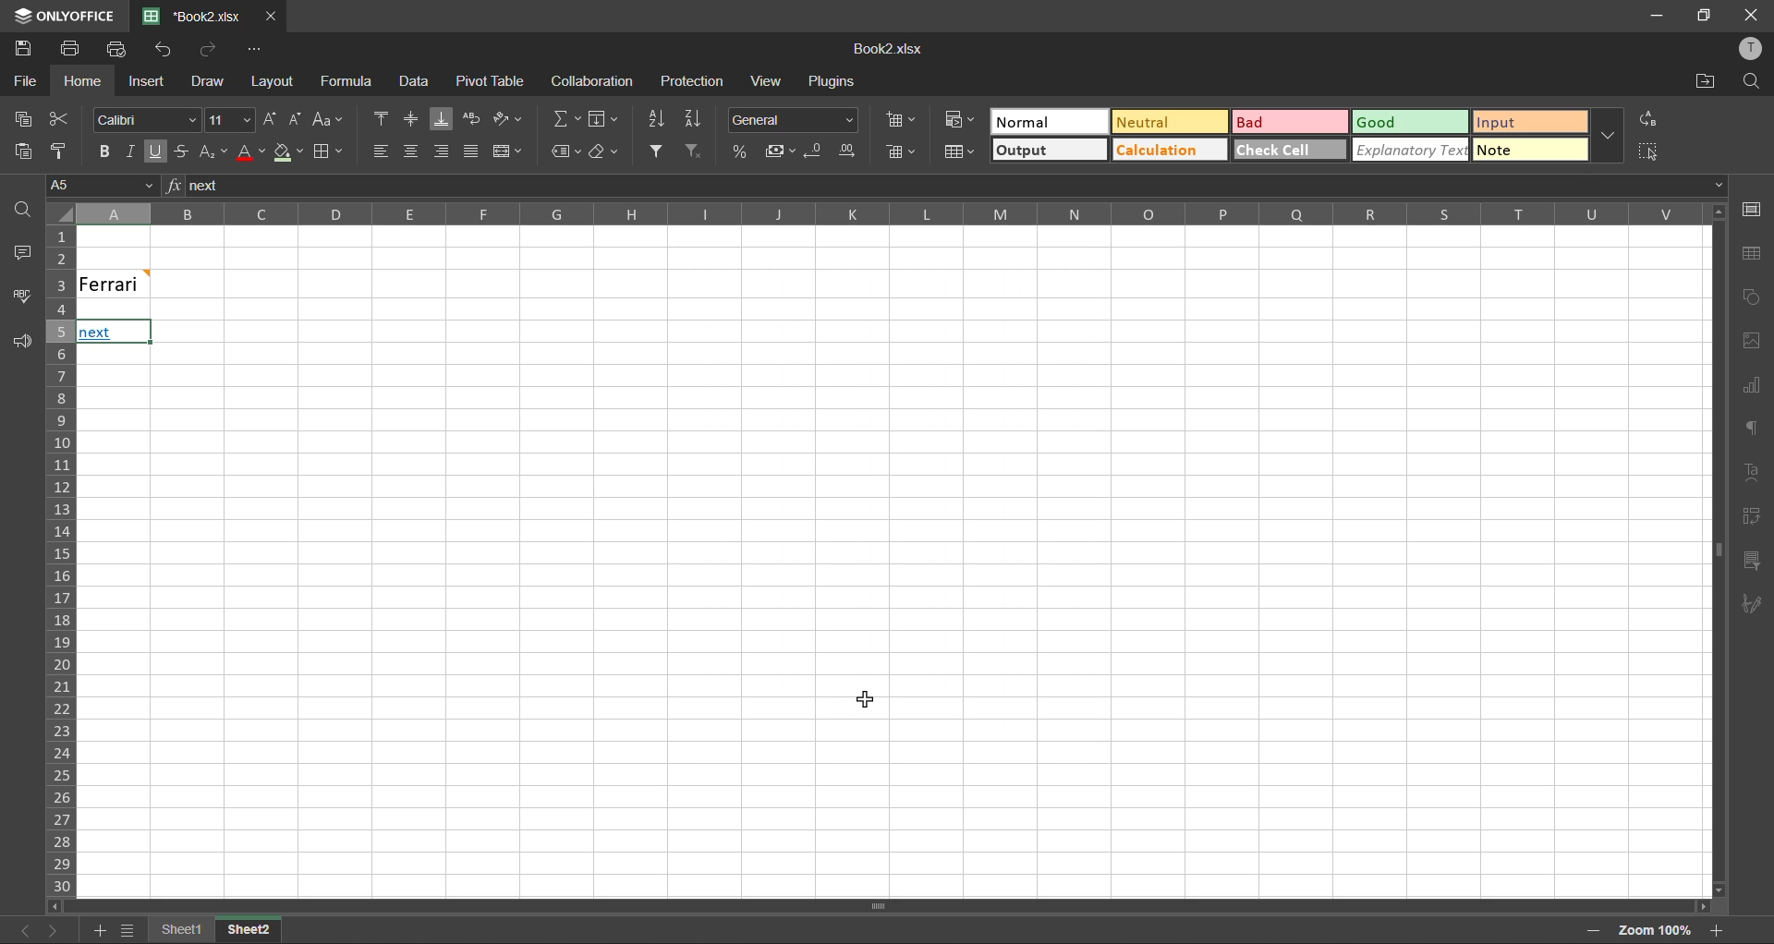  I want to click on data, so click(420, 83).